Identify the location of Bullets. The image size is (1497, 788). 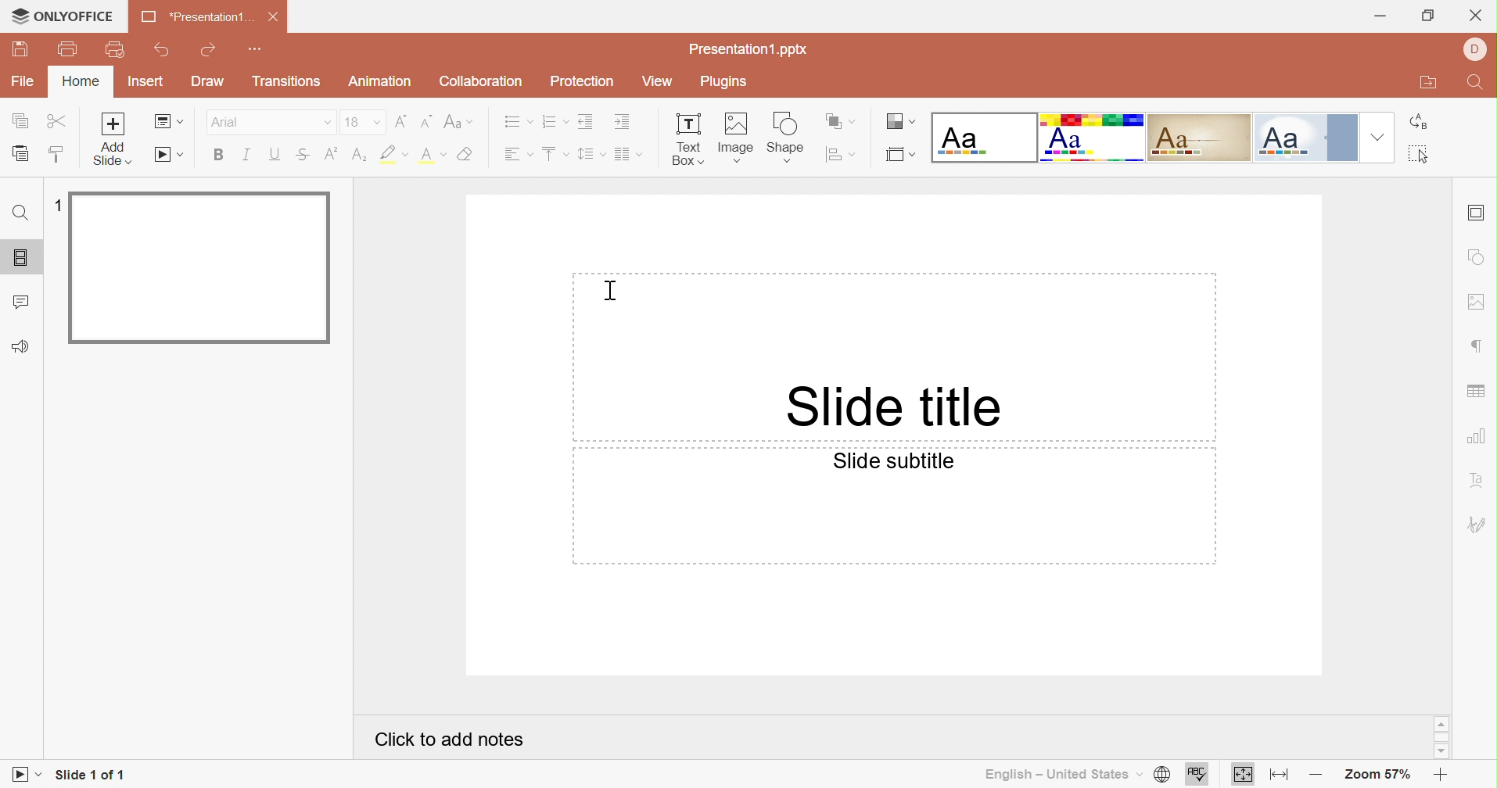
(511, 122).